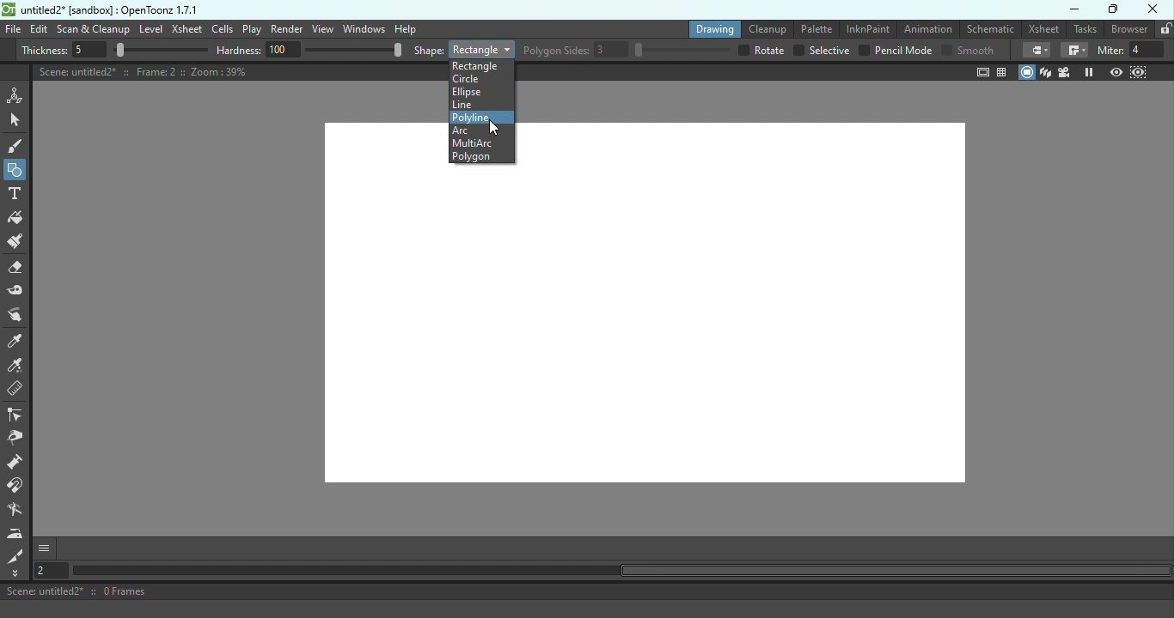  Describe the element at coordinates (20, 315) in the screenshot. I see `Pinch tool` at that location.